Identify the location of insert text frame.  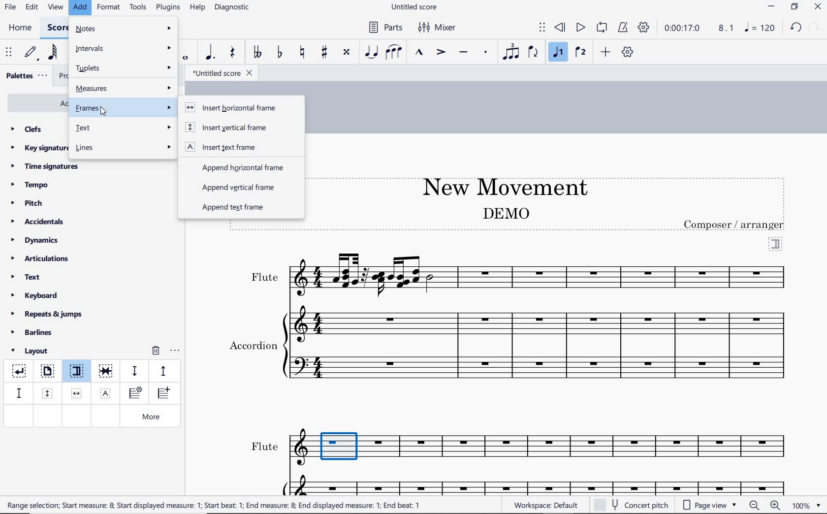
(231, 148).